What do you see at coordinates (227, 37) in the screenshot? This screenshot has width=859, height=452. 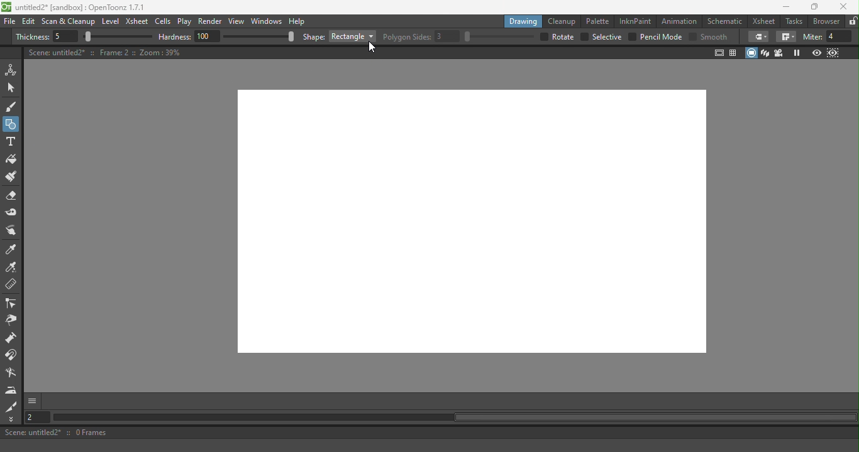 I see `Hardness` at bounding box center [227, 37].